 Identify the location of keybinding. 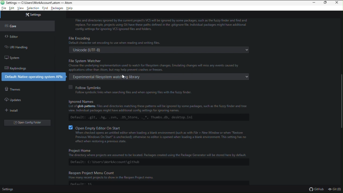
(15, 68).